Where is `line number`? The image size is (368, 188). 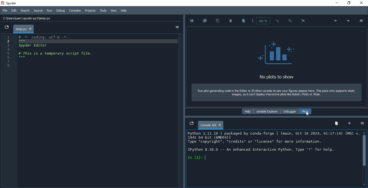
line number is located at coordinates (8, 111).